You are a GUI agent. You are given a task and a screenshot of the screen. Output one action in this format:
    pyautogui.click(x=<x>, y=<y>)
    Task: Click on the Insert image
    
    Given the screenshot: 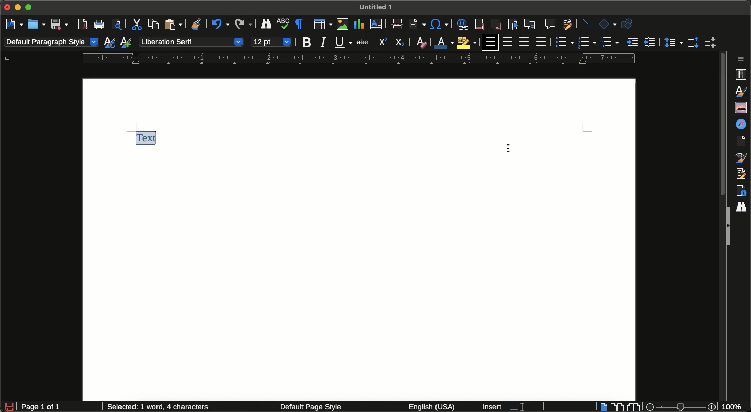 What is the action you would take?
    pyautogui.click(x=343, y=24)
    